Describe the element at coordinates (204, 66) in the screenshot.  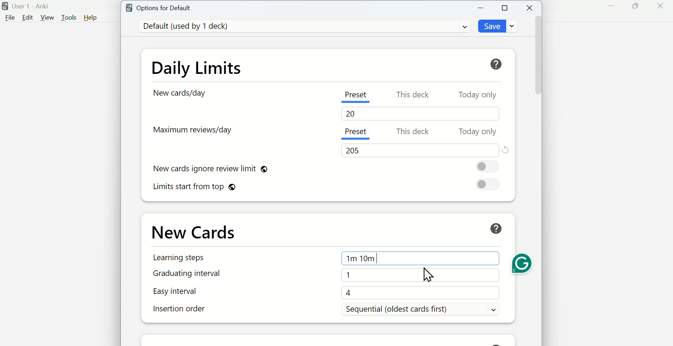
I see `Daily Limits` at that location.